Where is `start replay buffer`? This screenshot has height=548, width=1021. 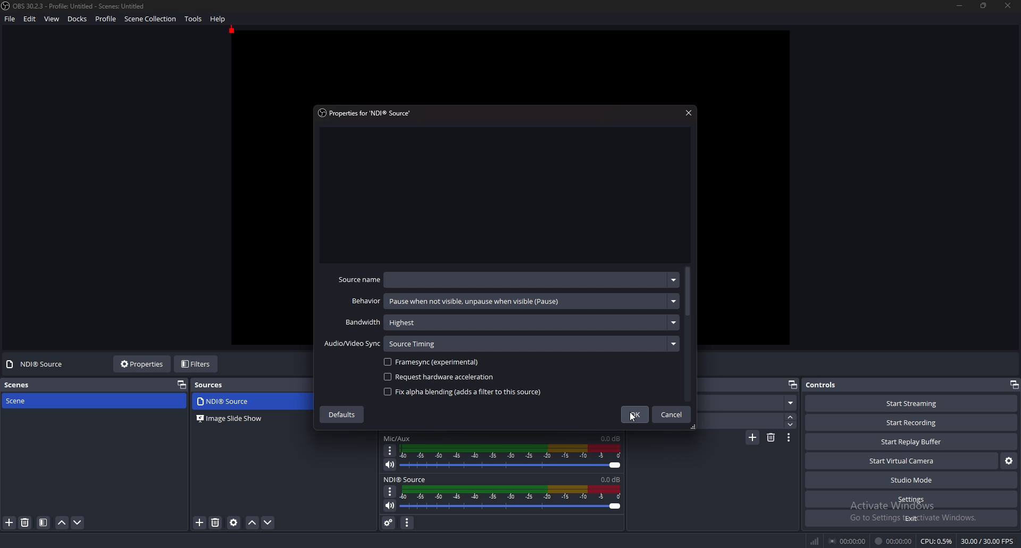 start replay buffer is located at coordinates (910, 442).